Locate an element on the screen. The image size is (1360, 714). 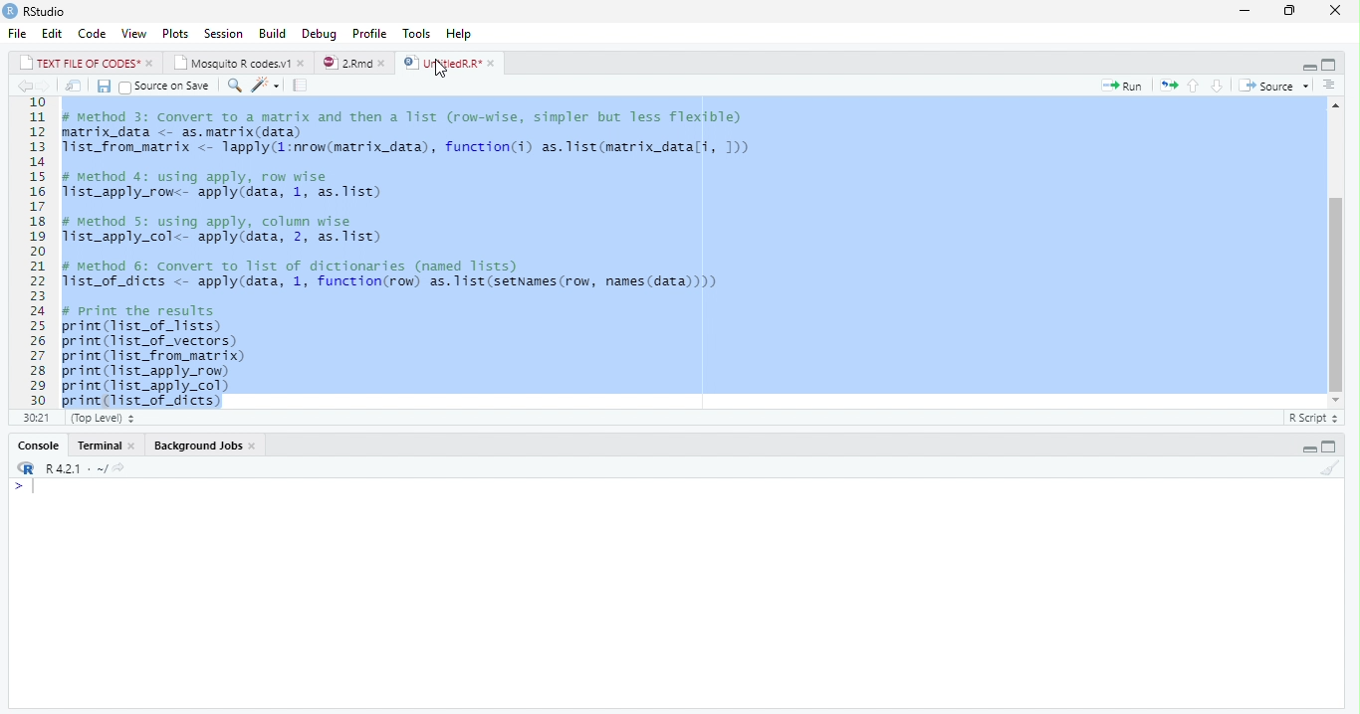
Full Height is located at coordinates (1332, 445).